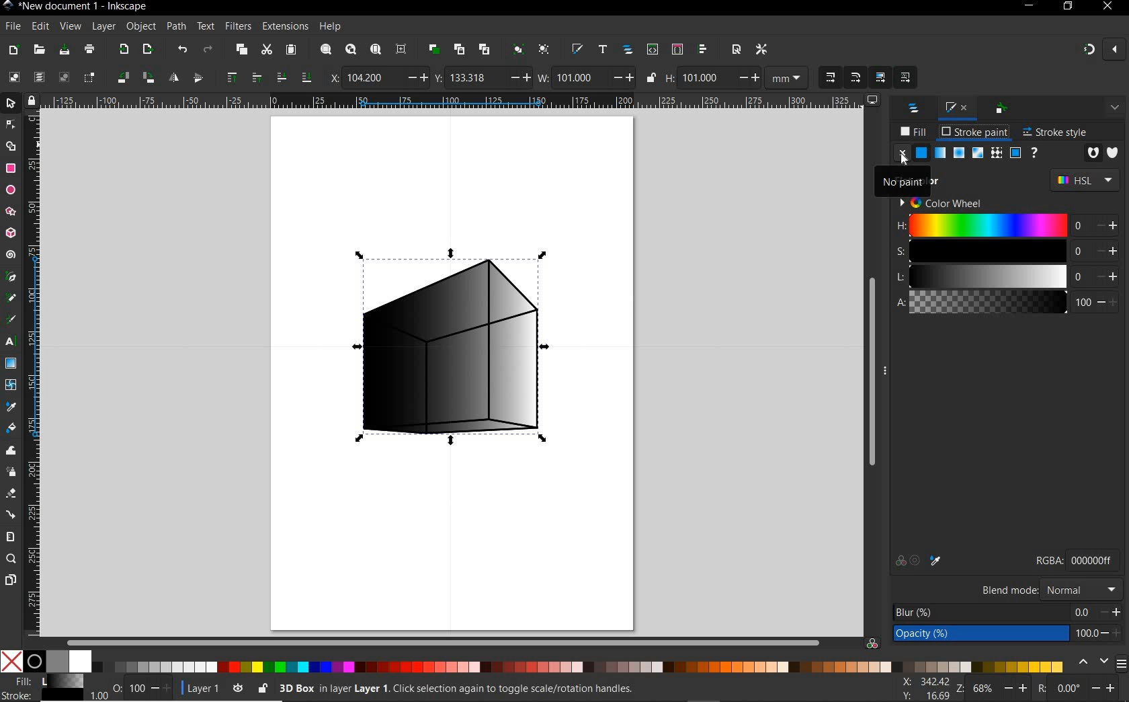 The height and width of the screenshot is (702, 1129). What do you see at coordinates (204, 688) in the screenshot?
I see `LAYER 1-CURRENT LAYER` at bounding box center [204, 688].